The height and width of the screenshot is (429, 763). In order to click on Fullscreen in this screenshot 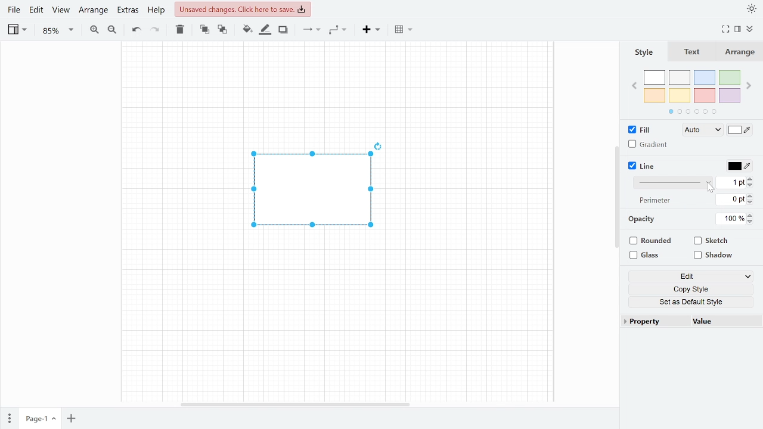, I will do `click(725, 30)`.